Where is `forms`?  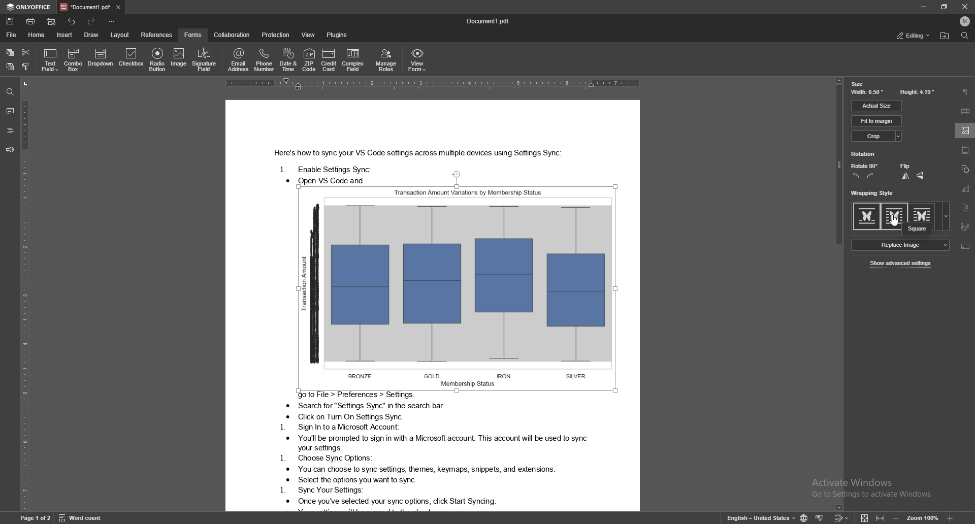 forms is located at coordinates (193, 35).